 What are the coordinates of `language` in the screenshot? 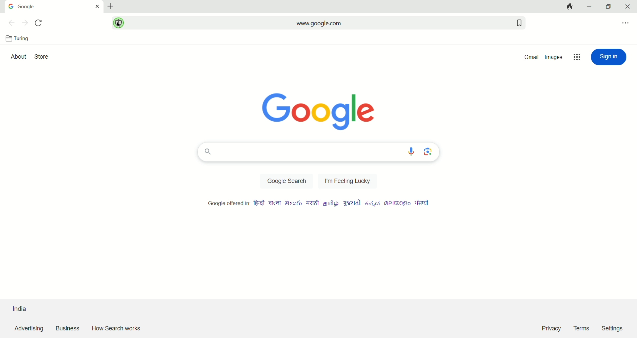 It's located at (331, 204).